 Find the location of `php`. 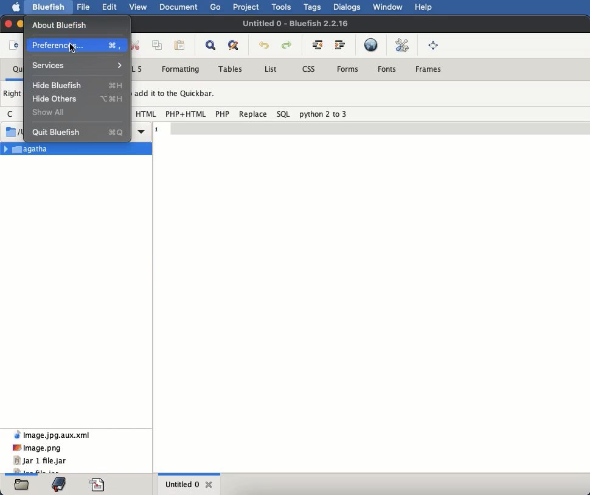

php is located at coordinates (223, 114).